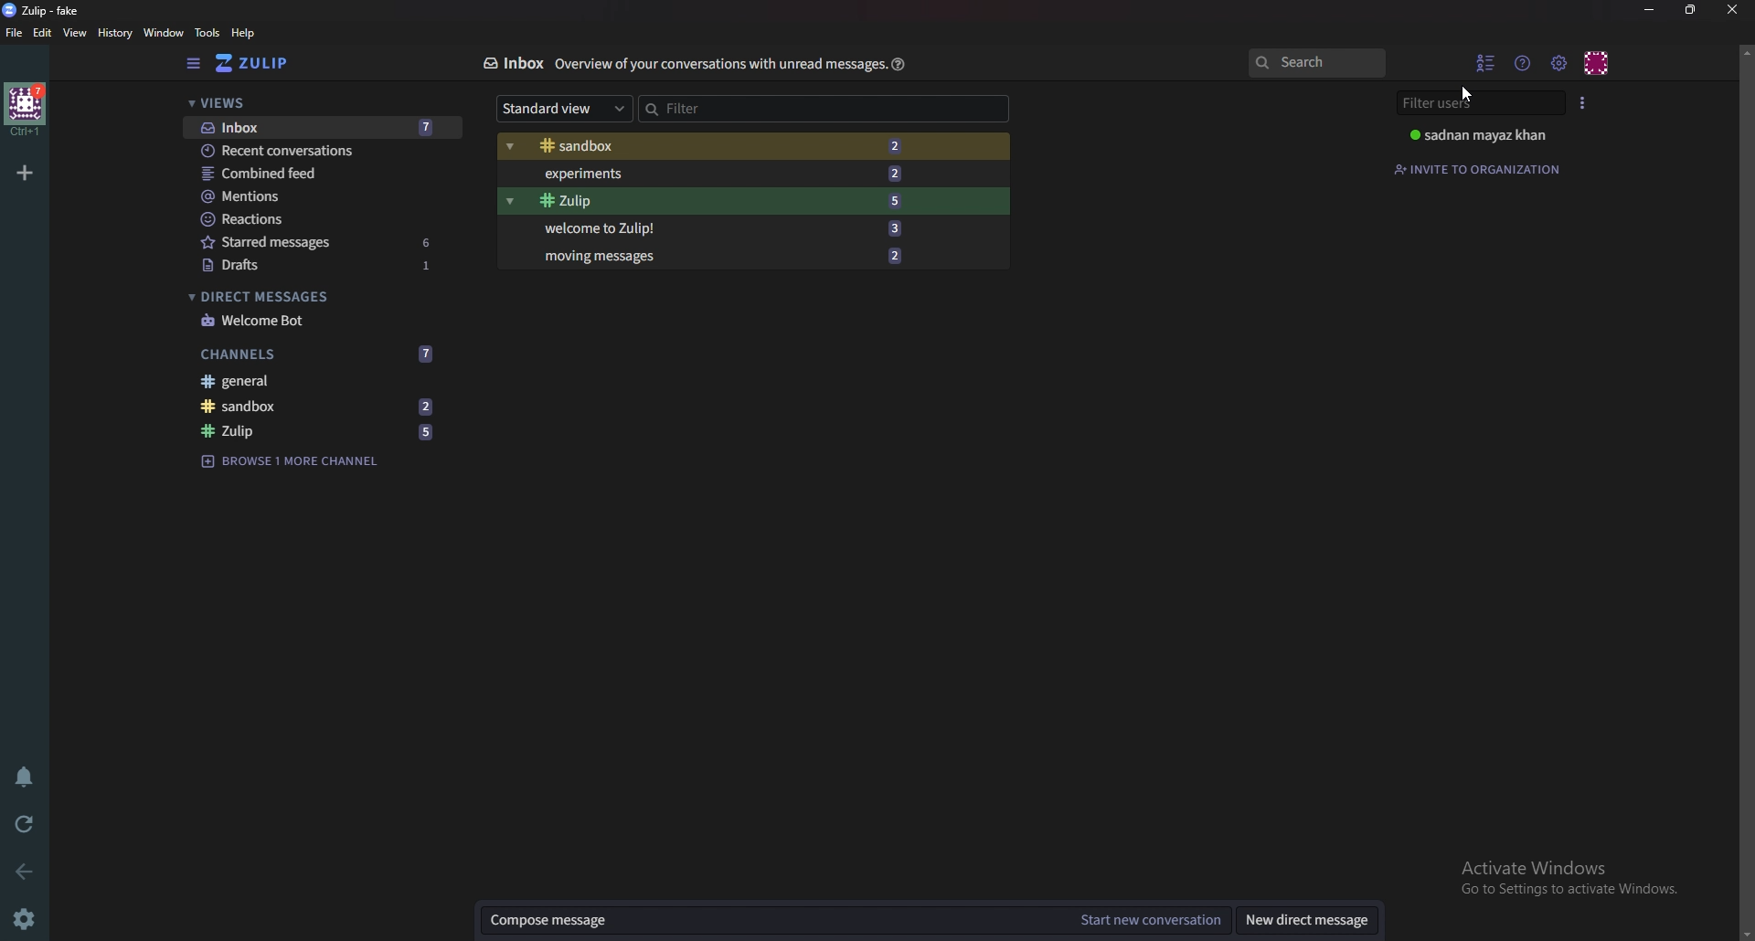 This screenshot has height=941, width=1755. I want to click on Moving messages, so click(739, 256).